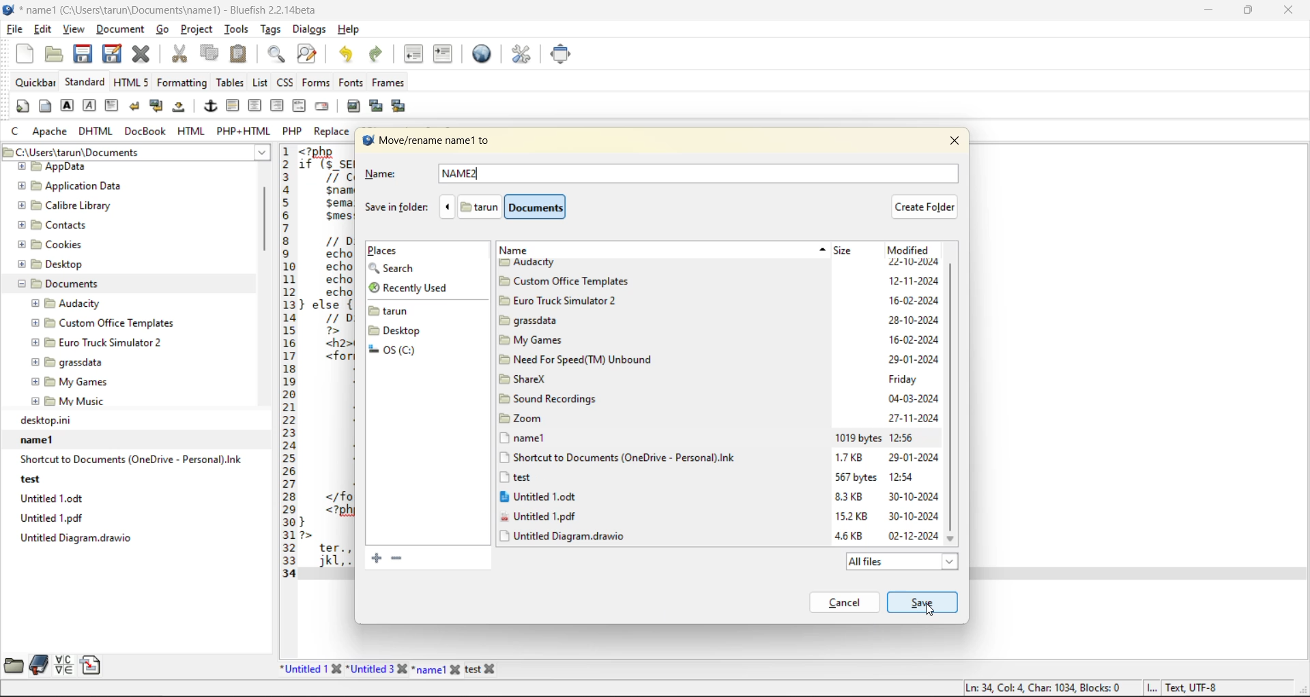  What do you see at coordinates (1290, 12) in the screenshot?
I see `close` at bounding box center [1290, 12].